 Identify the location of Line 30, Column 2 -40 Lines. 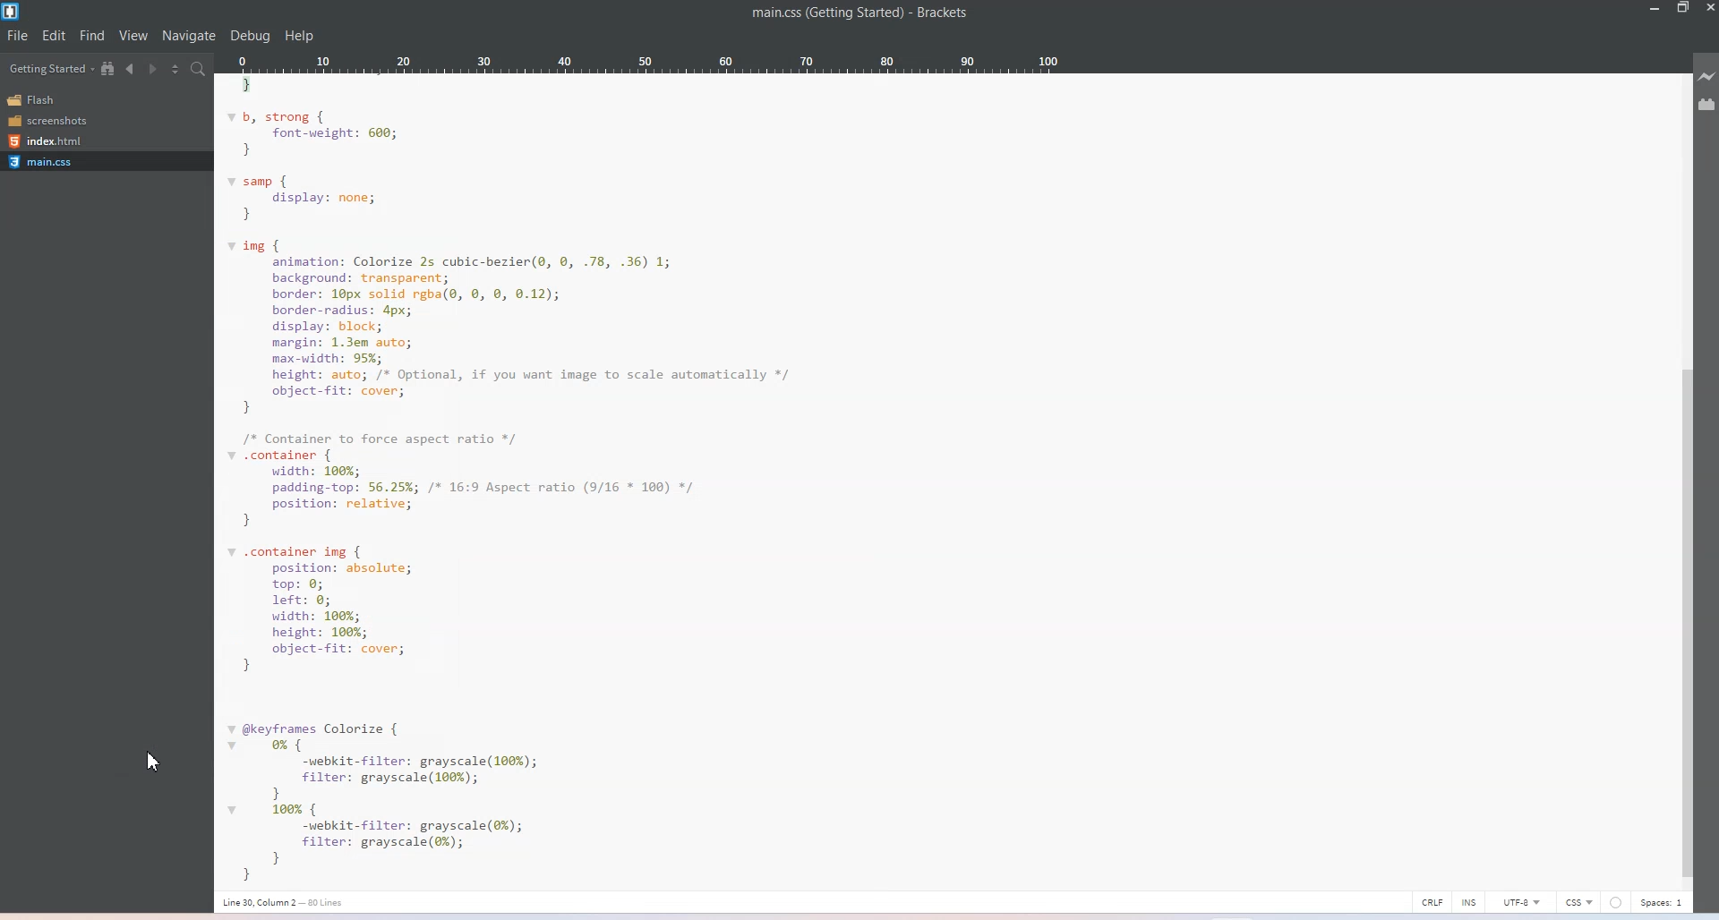
(297, 901).